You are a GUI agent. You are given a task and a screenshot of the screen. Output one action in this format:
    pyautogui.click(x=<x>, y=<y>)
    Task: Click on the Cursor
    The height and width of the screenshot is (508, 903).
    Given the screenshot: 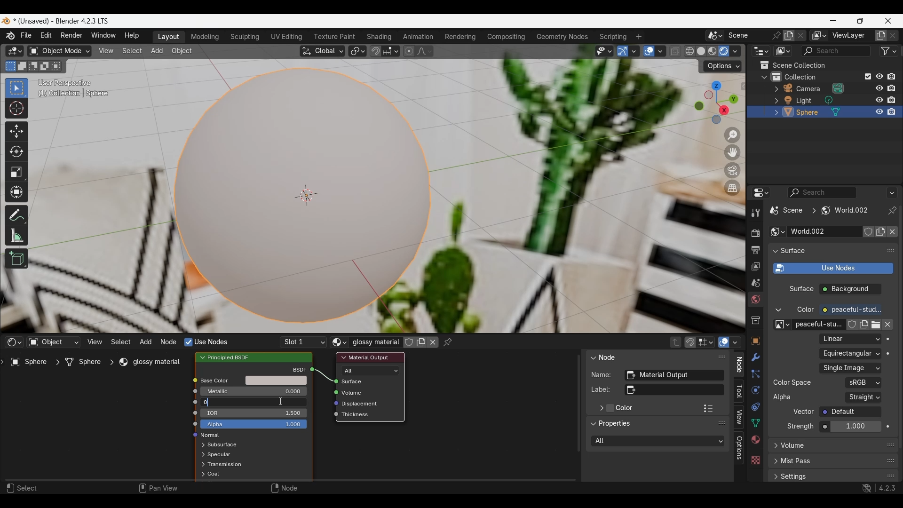 What is the action you would take?
    pyautogui.click(x=16, y=109)
    